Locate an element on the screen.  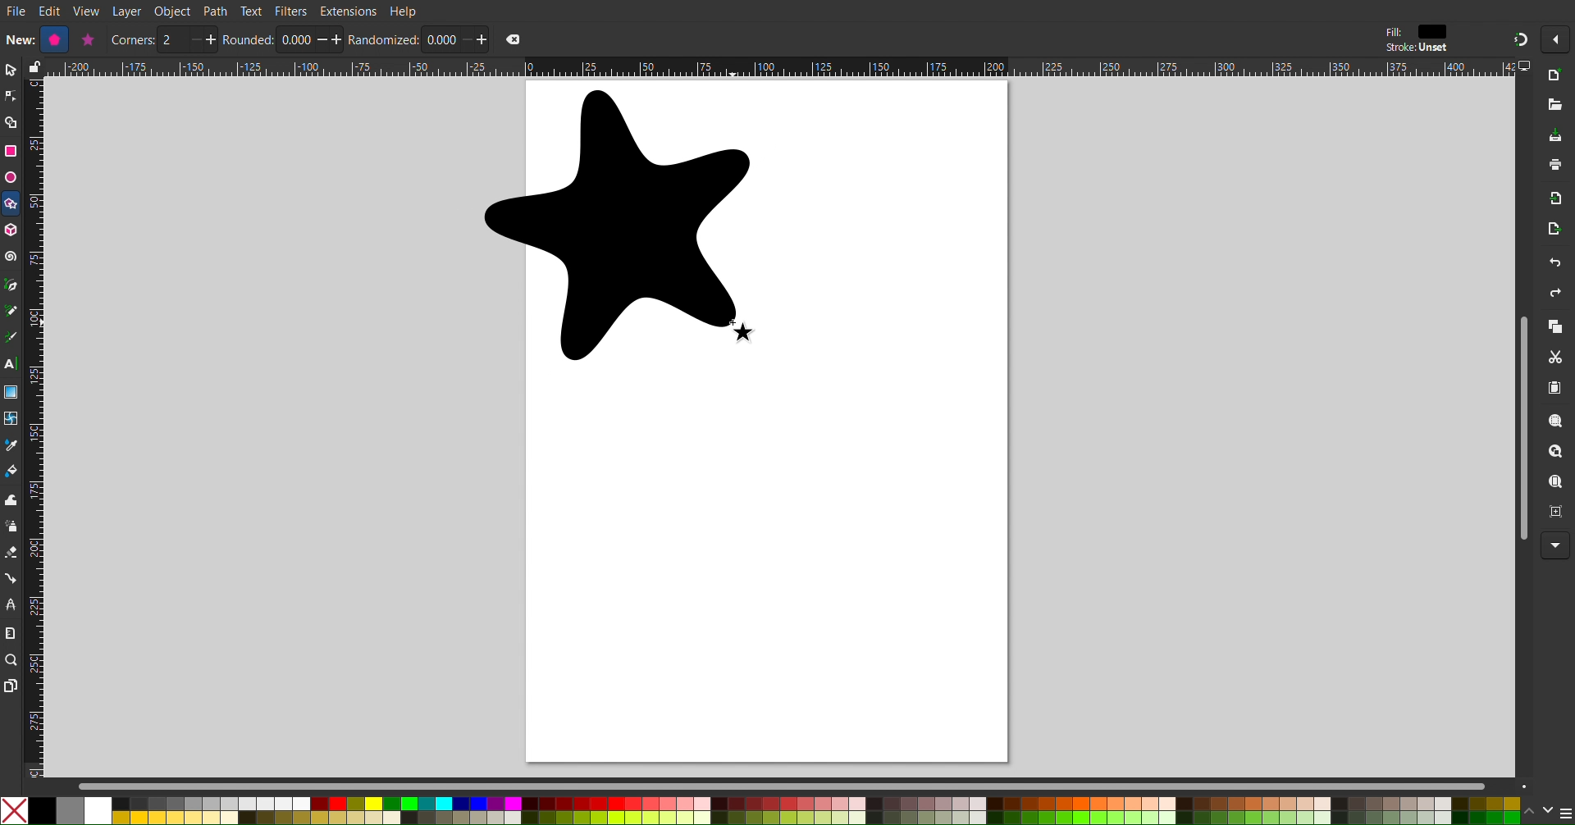
Object is located at coordinates (174, 11).